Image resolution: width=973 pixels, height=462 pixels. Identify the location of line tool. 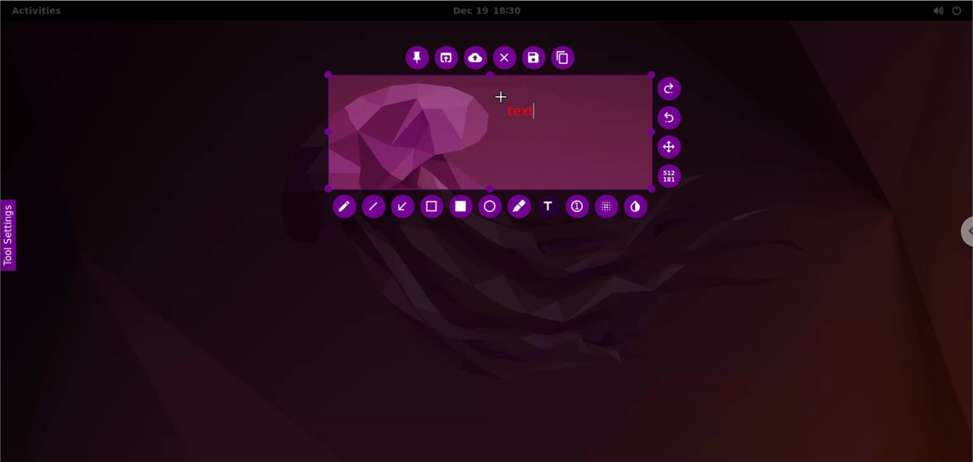
(373, 208).